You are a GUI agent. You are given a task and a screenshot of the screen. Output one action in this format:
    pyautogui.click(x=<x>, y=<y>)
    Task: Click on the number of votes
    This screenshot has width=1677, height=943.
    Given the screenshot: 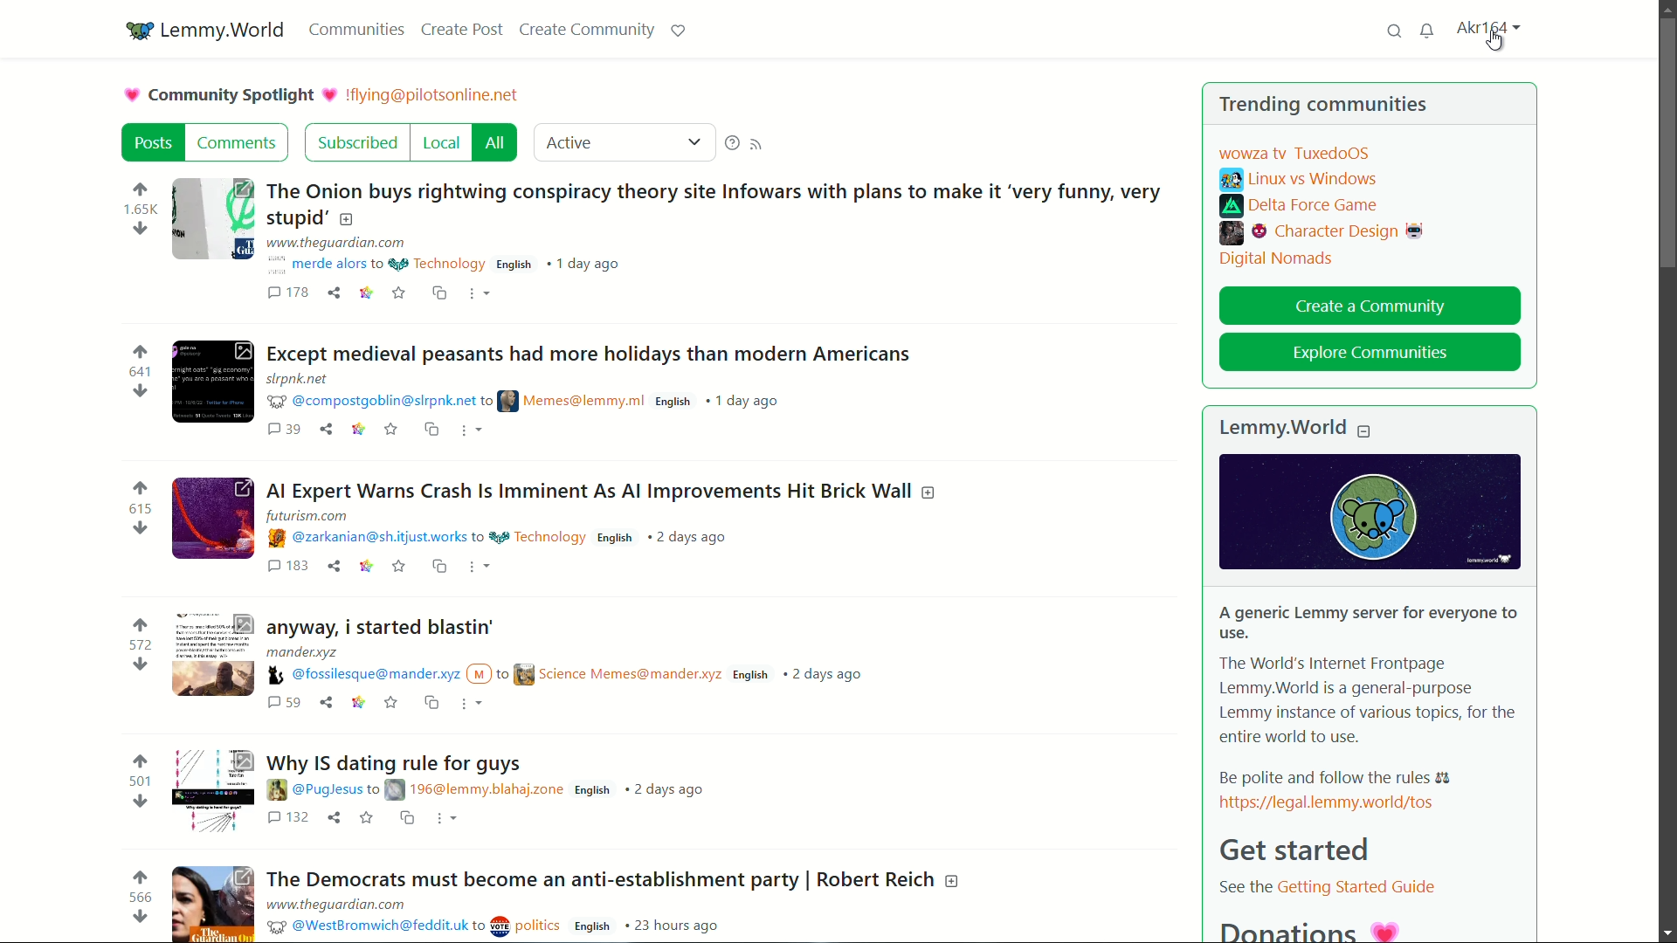 What is the action you would take?
    pyautogui.click(x=141, y=644)
    